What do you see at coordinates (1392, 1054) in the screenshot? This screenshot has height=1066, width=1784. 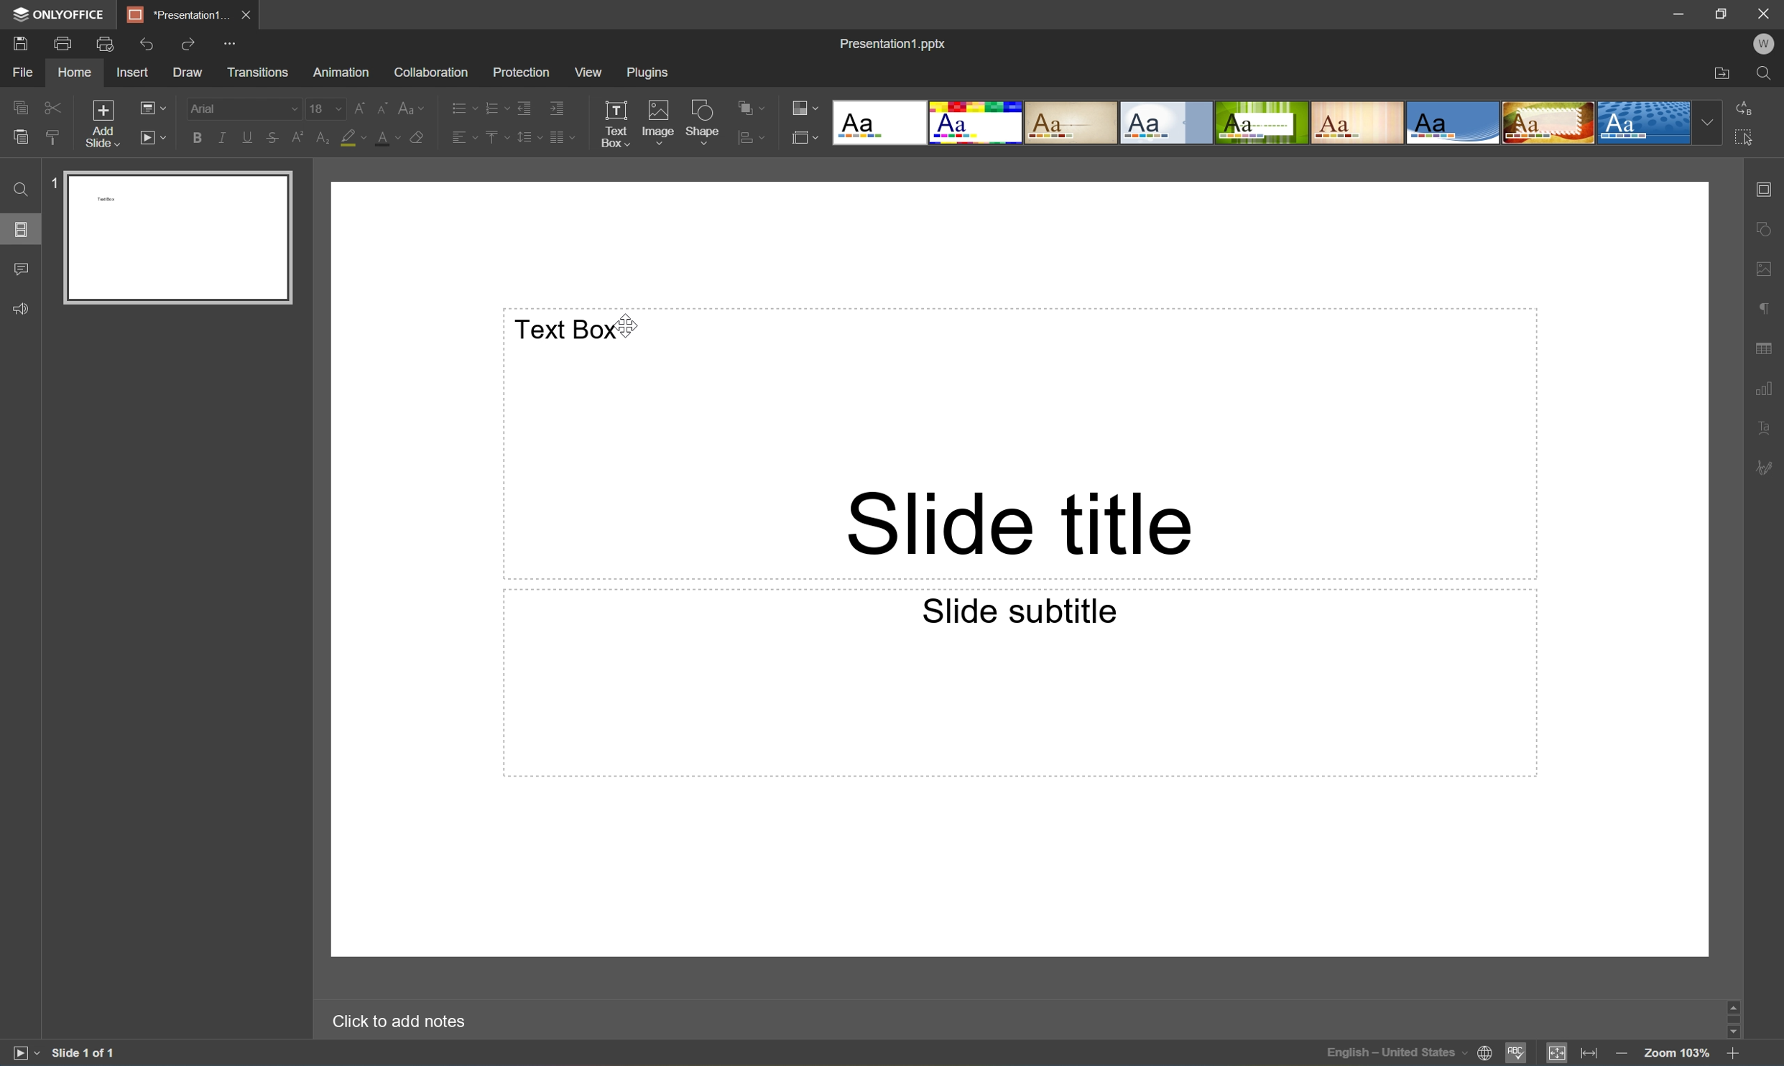 I see `English - United States` at bounding box center [1392, 1054].